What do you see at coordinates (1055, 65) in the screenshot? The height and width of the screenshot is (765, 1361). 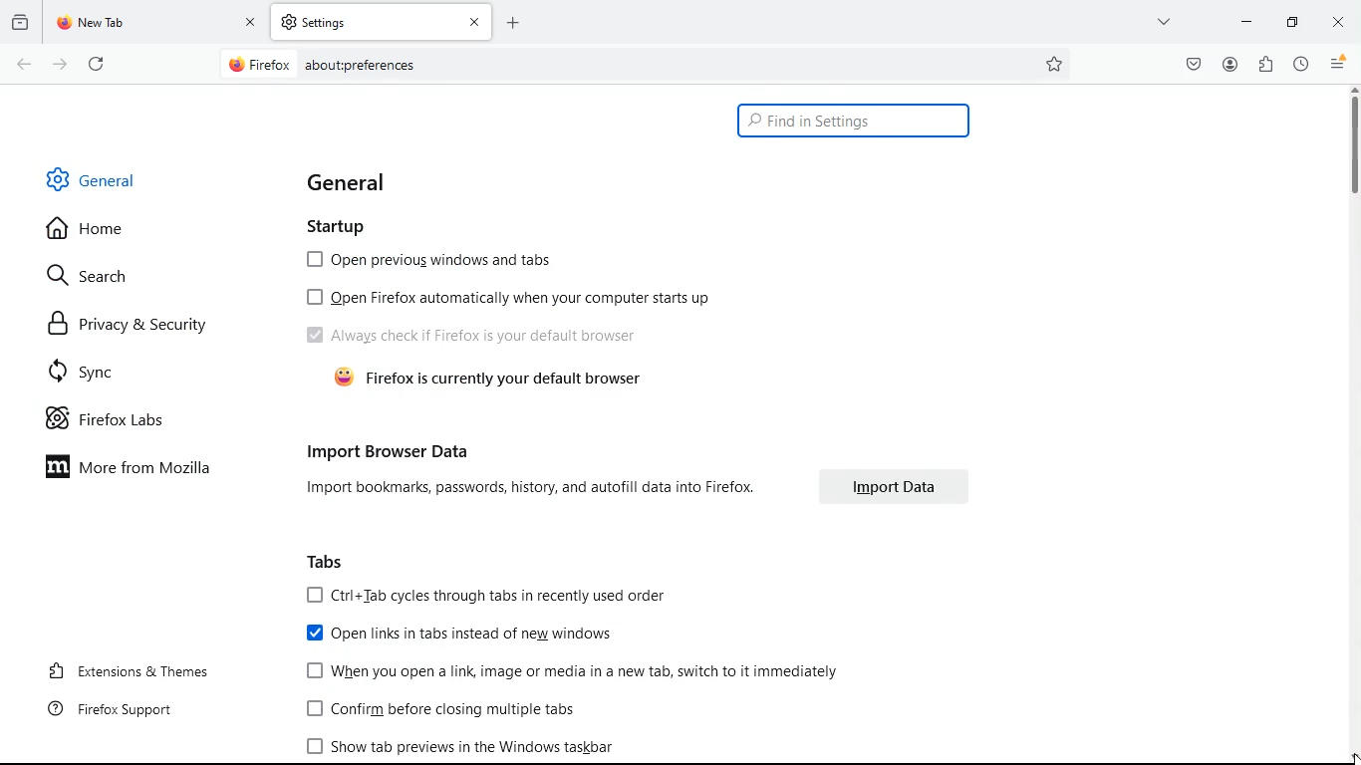 I see `favorite` at bounding box center [1055, 65].